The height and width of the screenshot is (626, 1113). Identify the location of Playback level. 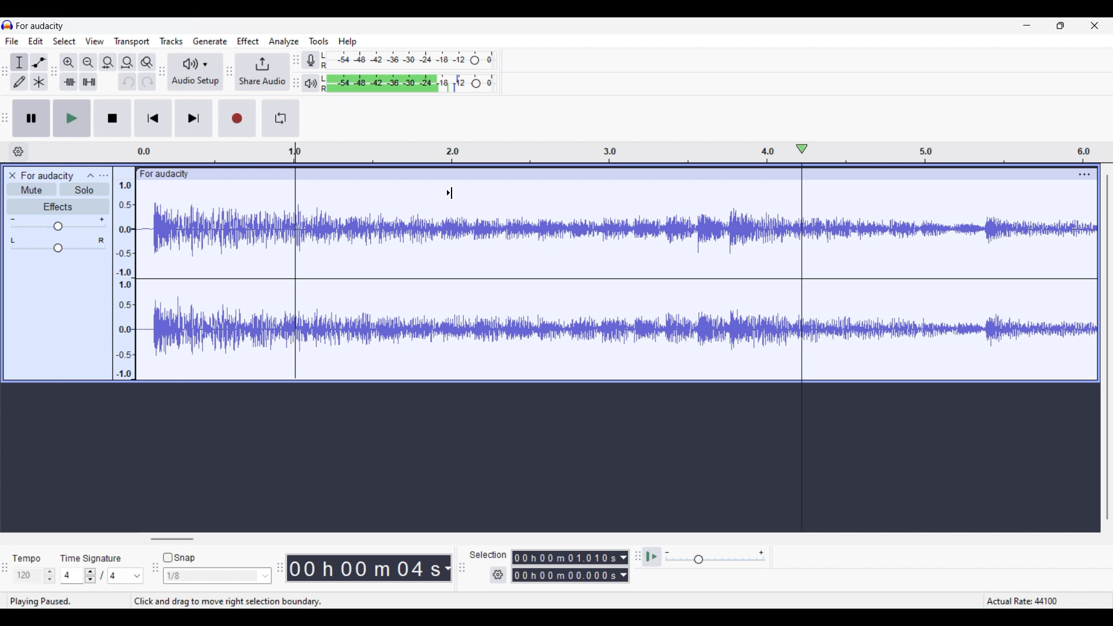
(409, 83).